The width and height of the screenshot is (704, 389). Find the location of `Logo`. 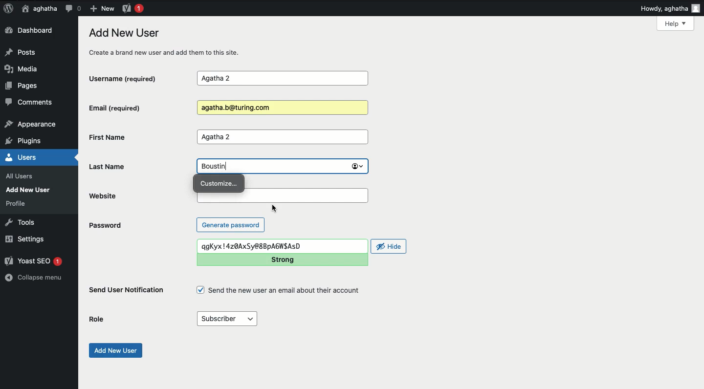

Logo is located at coordinates (8, 9).